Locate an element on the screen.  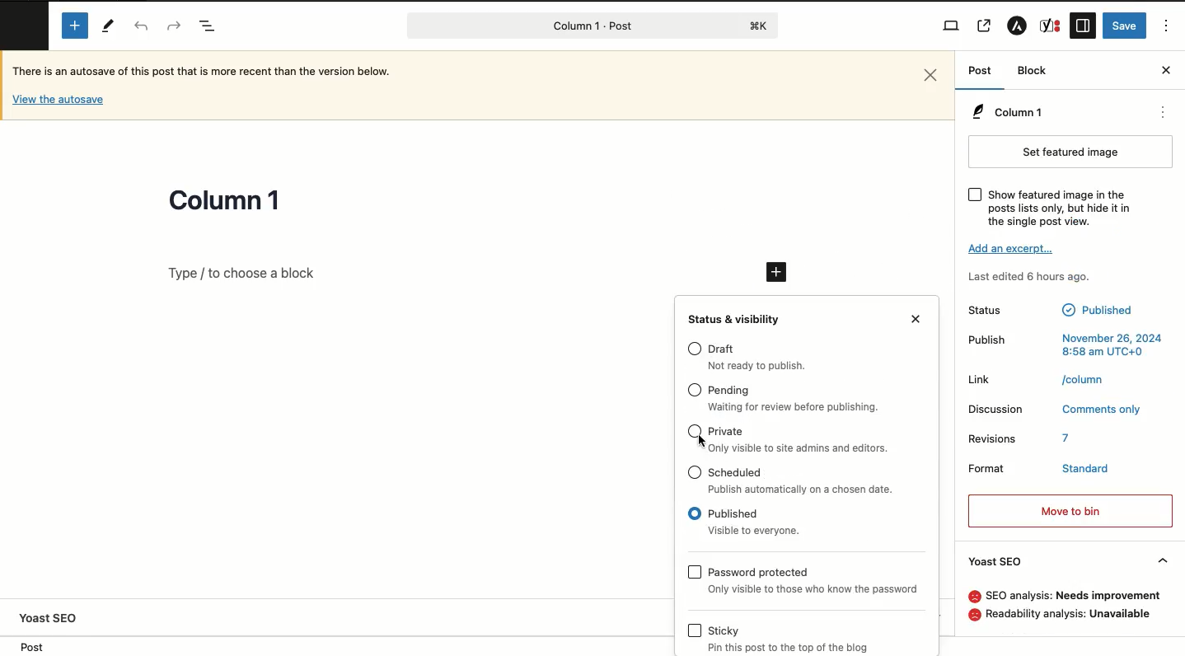
Link is located at coordinates (983, 379).